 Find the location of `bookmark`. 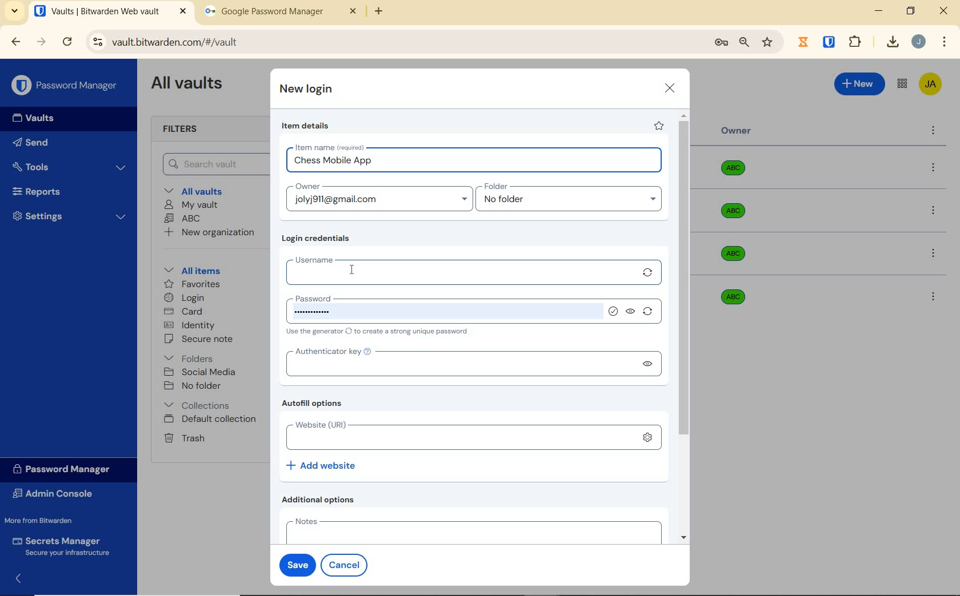

bookmark is located at coordinates (769, 42).